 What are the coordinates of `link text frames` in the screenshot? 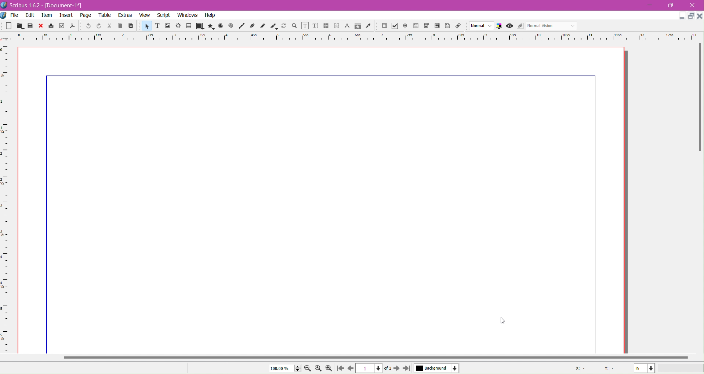 It's located at (326, 26).